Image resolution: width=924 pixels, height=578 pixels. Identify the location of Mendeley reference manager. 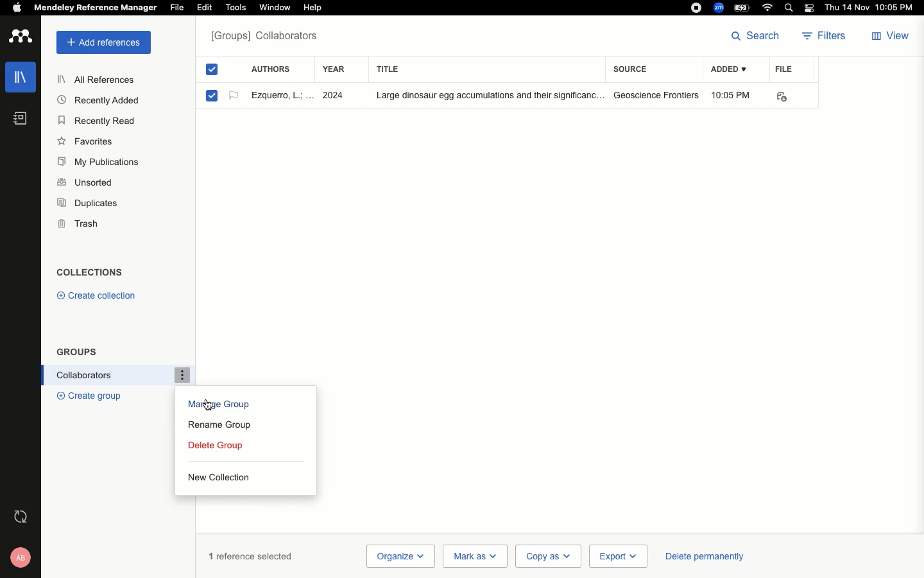
(96, 8).